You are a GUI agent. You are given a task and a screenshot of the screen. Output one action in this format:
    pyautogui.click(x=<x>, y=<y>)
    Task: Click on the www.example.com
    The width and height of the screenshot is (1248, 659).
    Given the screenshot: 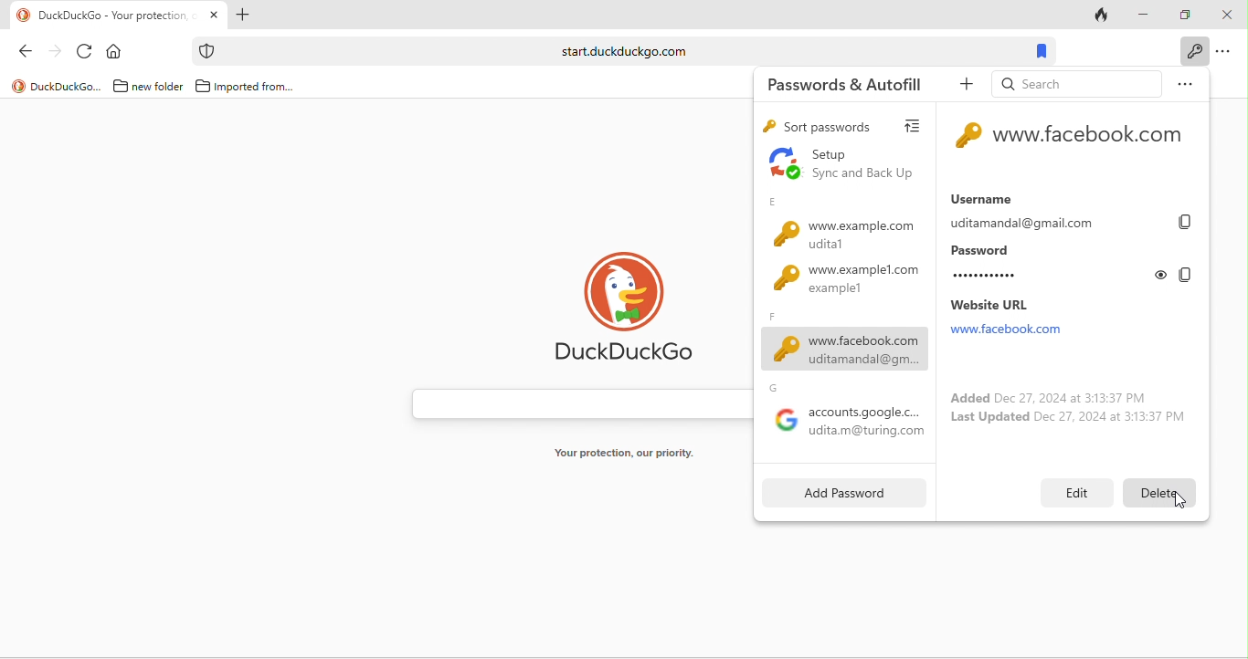 What is the action you would take?
    pyautogui.click(x=838, y=226)
    